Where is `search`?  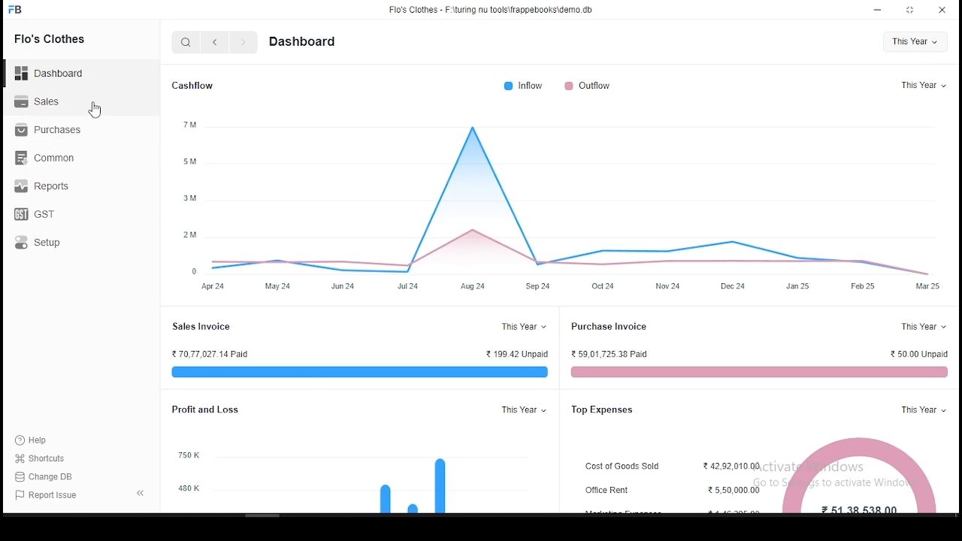 search is located at coordinates (186, 41).